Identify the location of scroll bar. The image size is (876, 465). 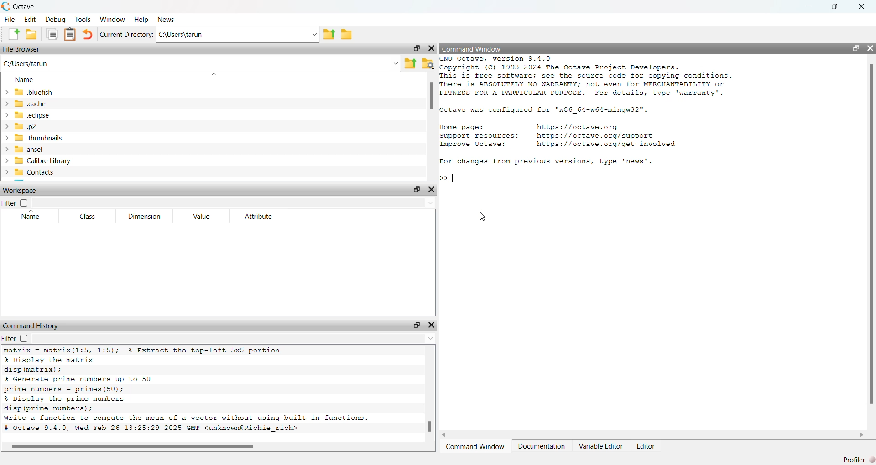
(136, 447).